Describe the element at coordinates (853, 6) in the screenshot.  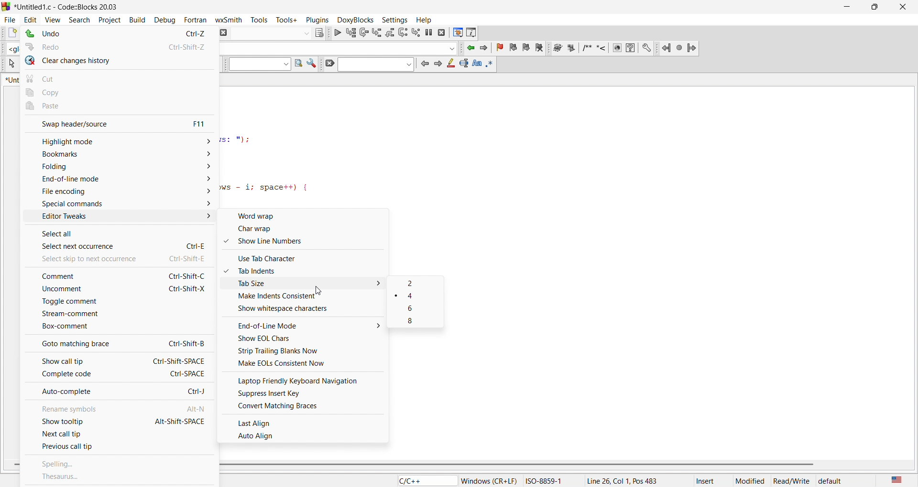
I see `minimize` at that location.